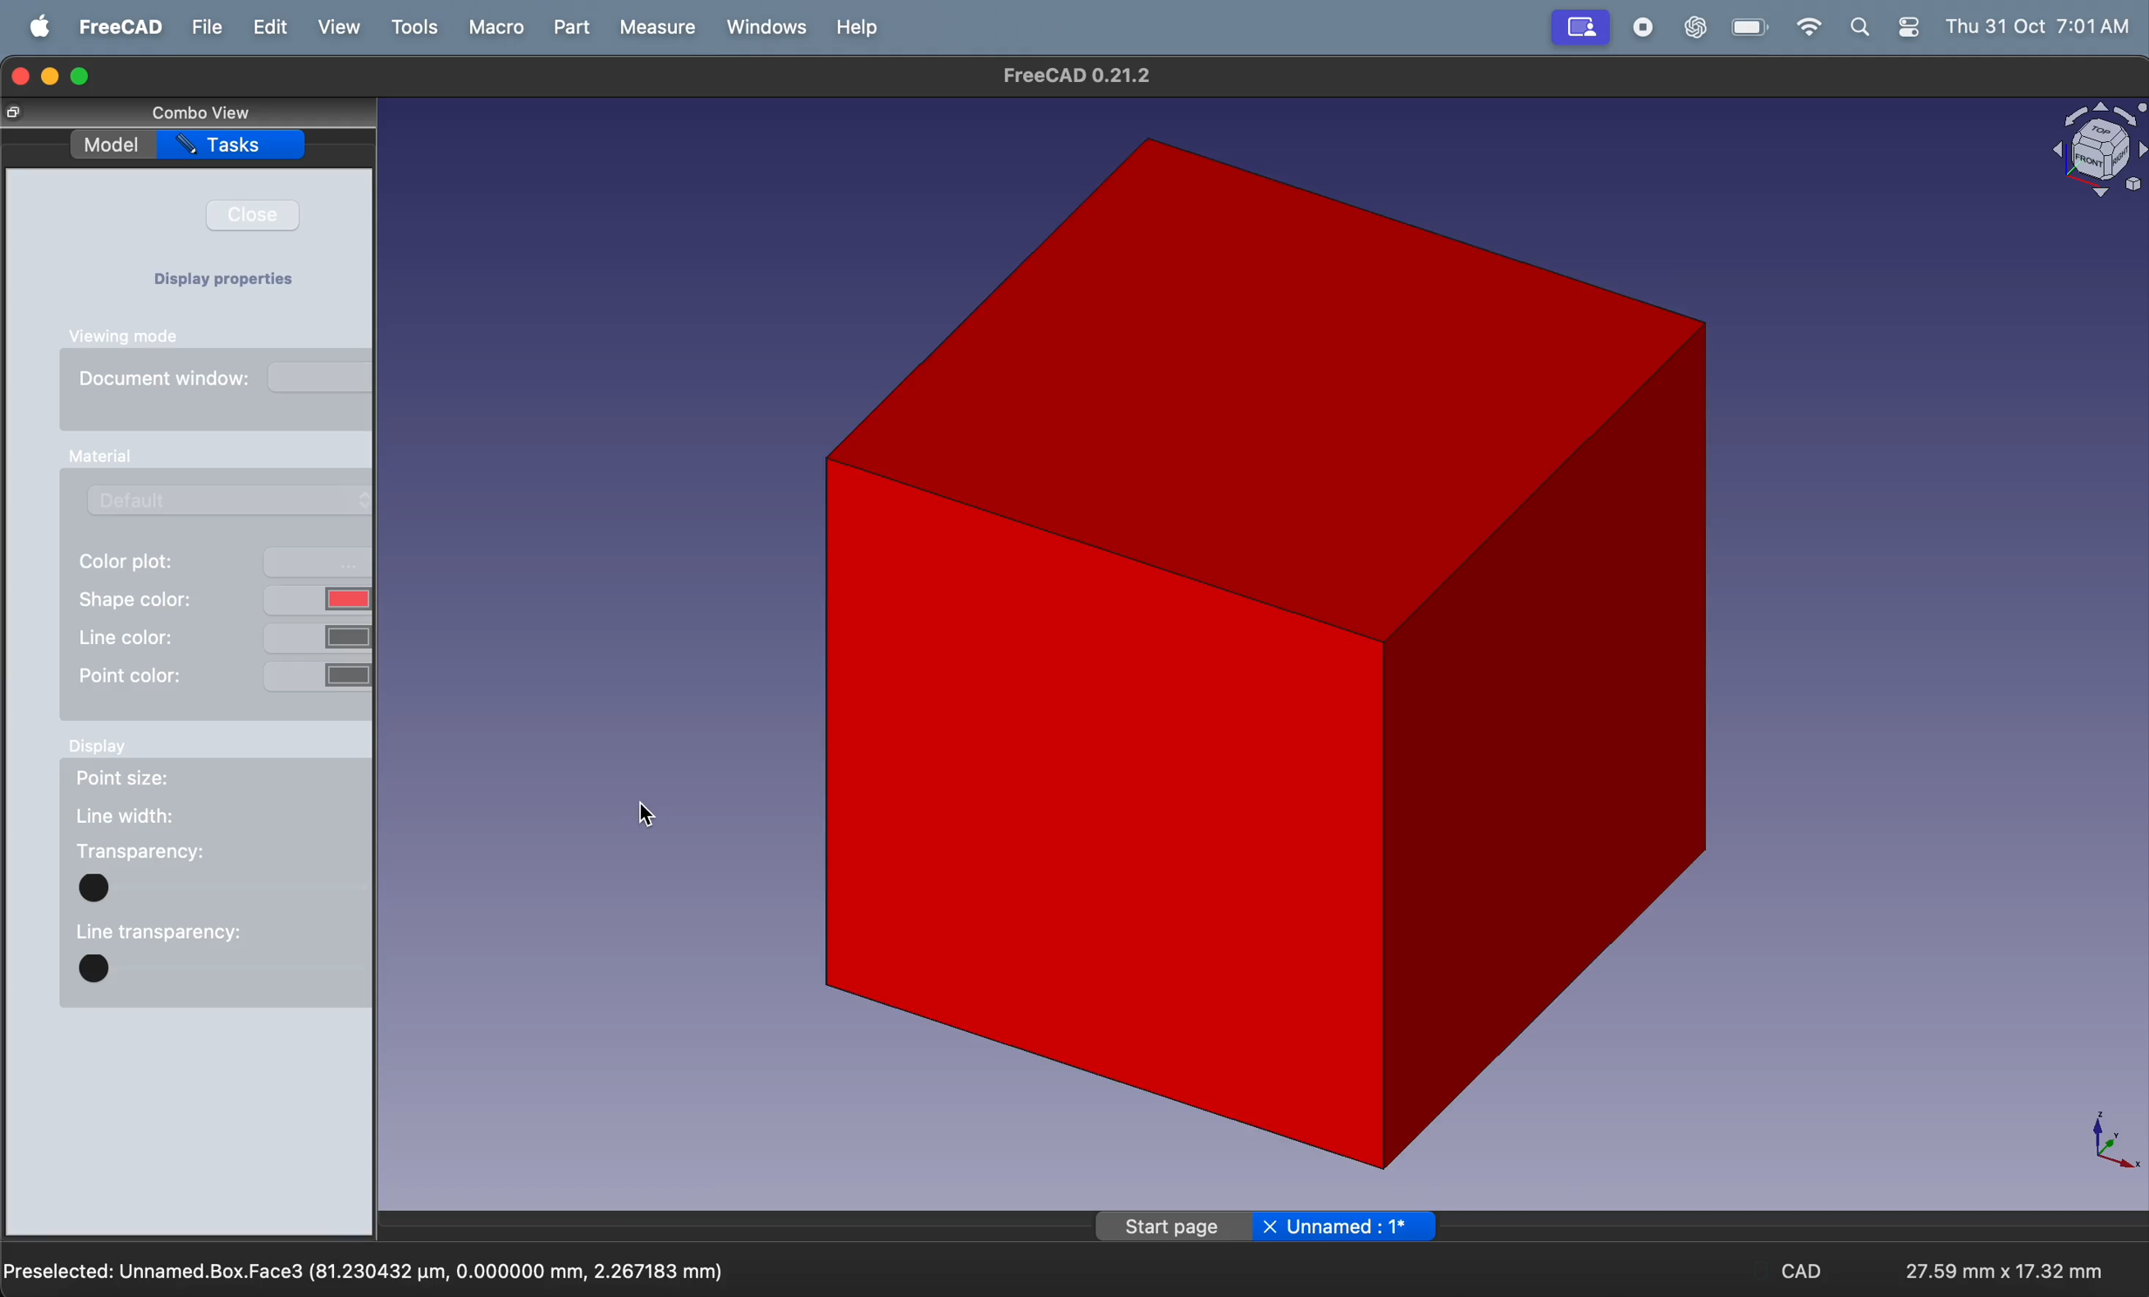 Image resolution: width=2149 pixels, height=1297 pixels. What do you see at coordinates (140, 852) in the screenshot?
I see `transparency` at bounding box center [140, 852].